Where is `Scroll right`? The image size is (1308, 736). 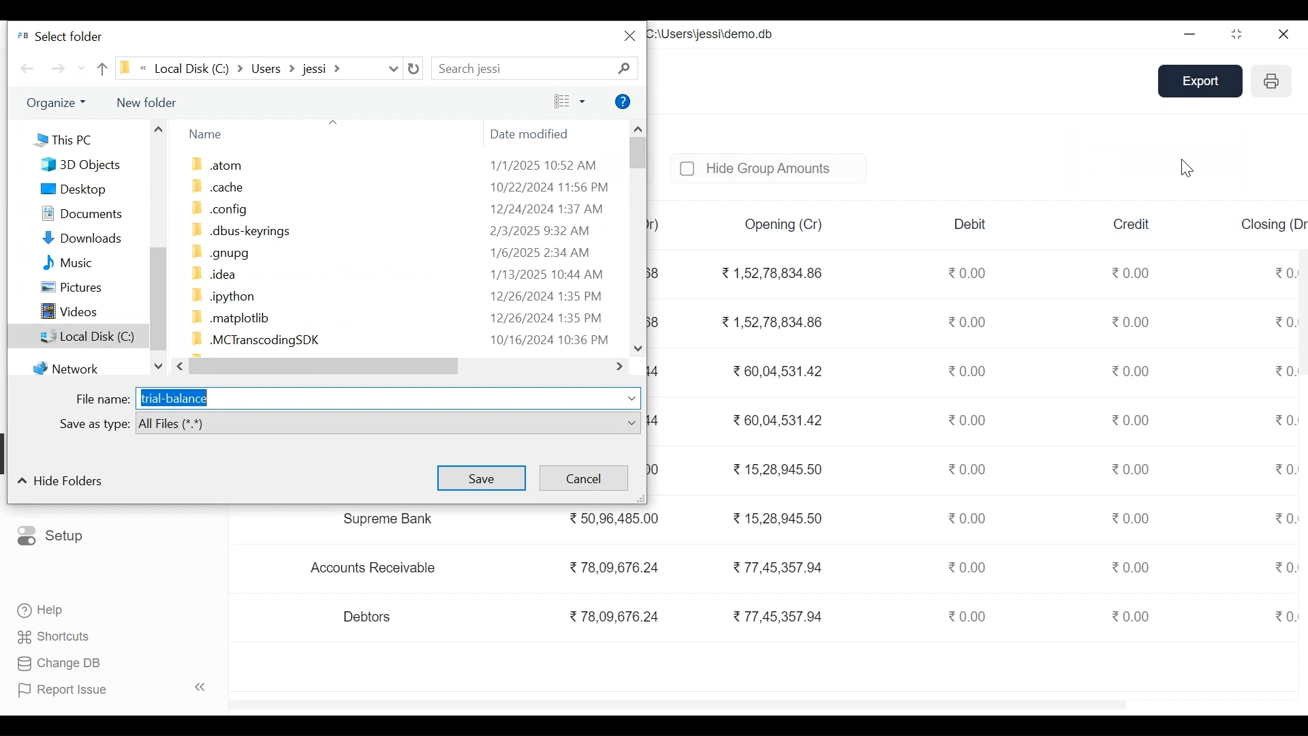 Scroll right is located at coordinates (621, 367).